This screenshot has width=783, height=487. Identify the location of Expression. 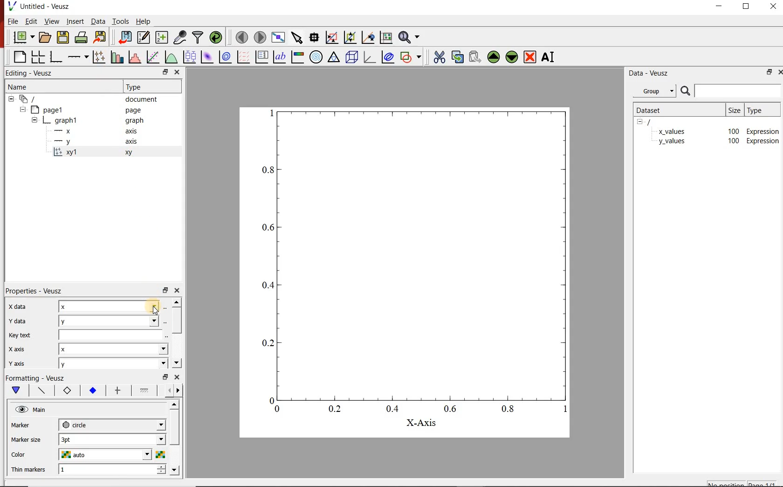
(763, 141).